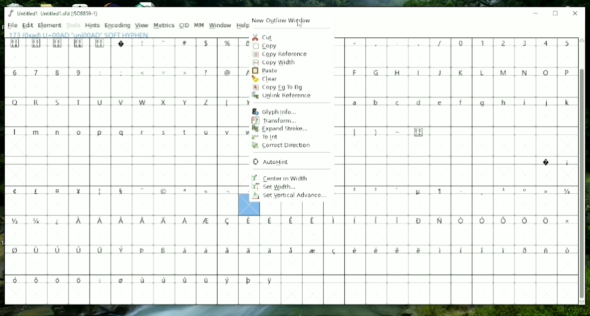 The width and height of the screenshot is (590, 316). Describe the element at coordinates (124, 190) in the screenshot. I see `Symbols` at that location.